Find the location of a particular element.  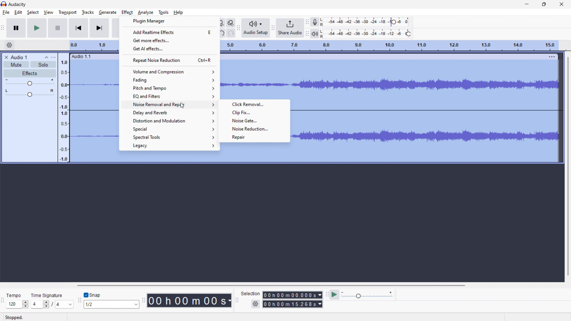

time signature toolbar is located at coordinates (3, 300).